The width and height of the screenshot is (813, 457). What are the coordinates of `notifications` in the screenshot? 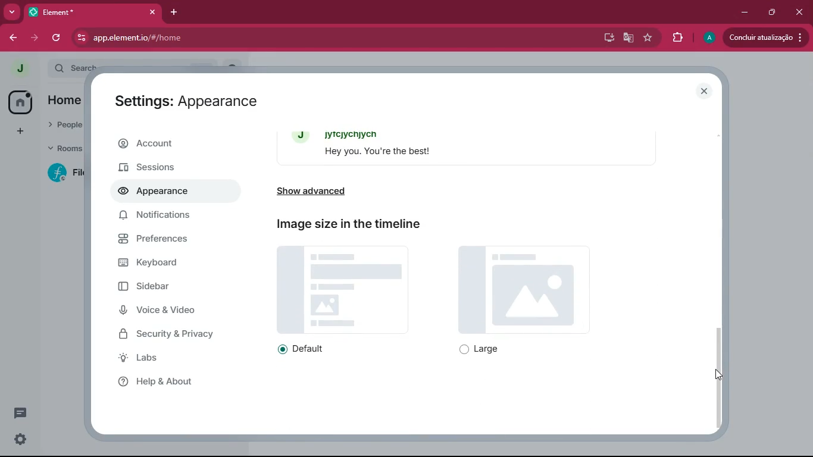 It's located at (161, 217).